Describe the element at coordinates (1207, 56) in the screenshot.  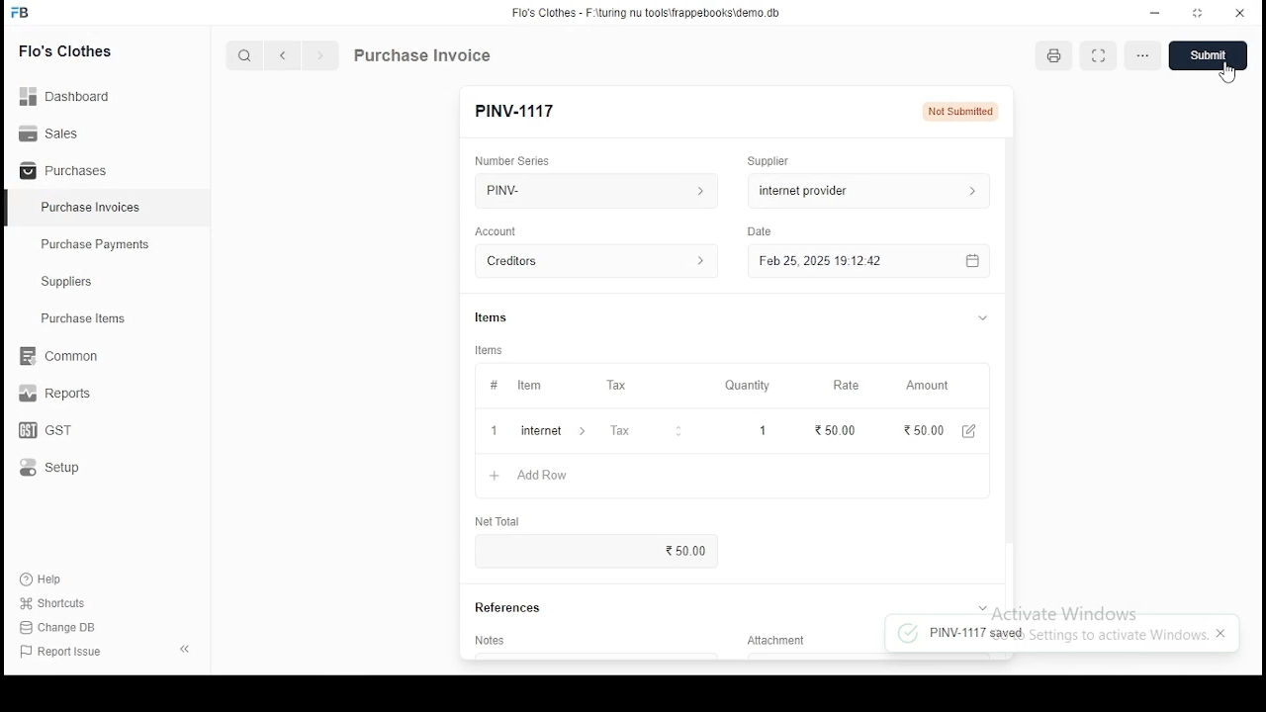
I see `submit` at that location.